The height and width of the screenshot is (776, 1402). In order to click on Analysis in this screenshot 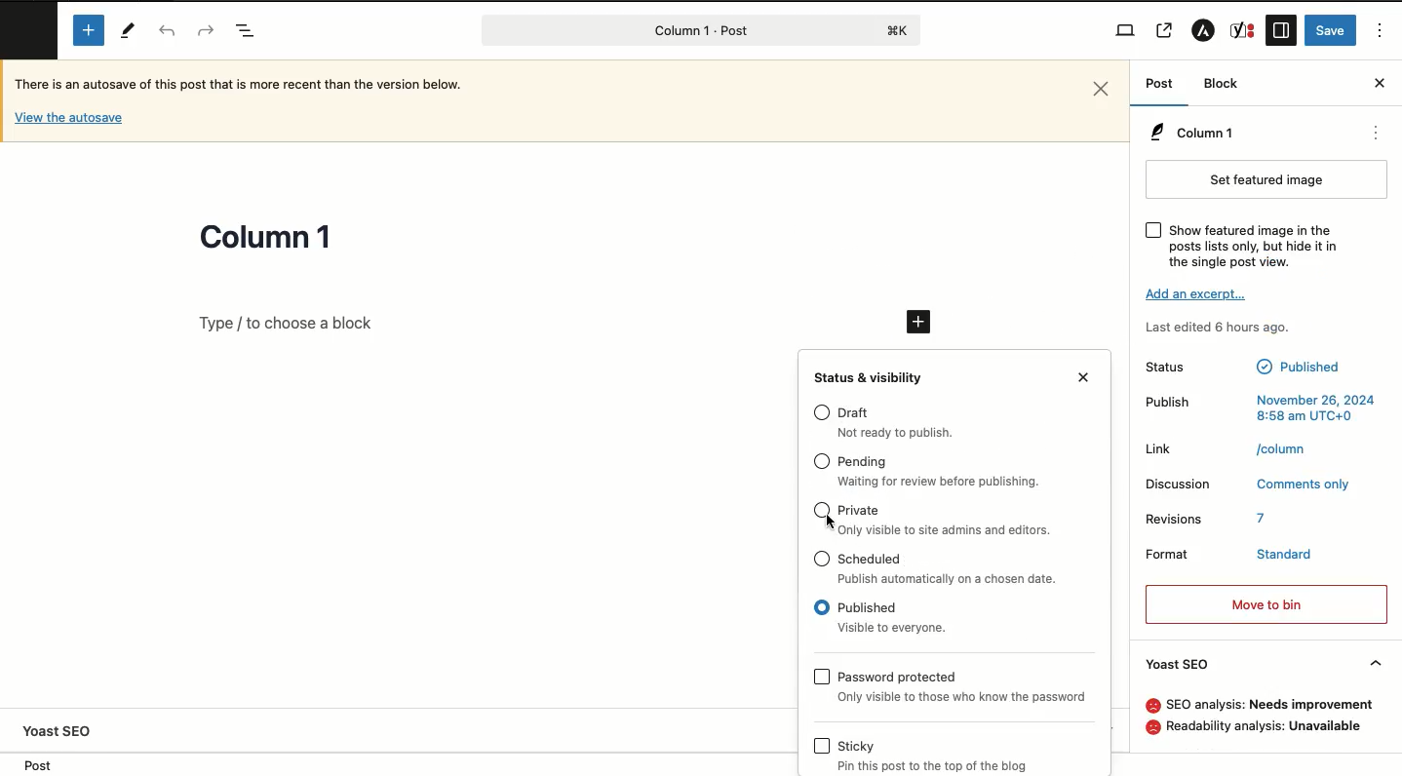, I will do `click(1270, 704)`.